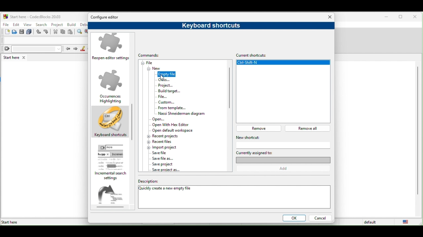 This screenshot has height=237, width=423. What do you see at coordinates (417, 131) in the screenshot?
I see `vertical scroll bar` at bounding box center [417, 131].